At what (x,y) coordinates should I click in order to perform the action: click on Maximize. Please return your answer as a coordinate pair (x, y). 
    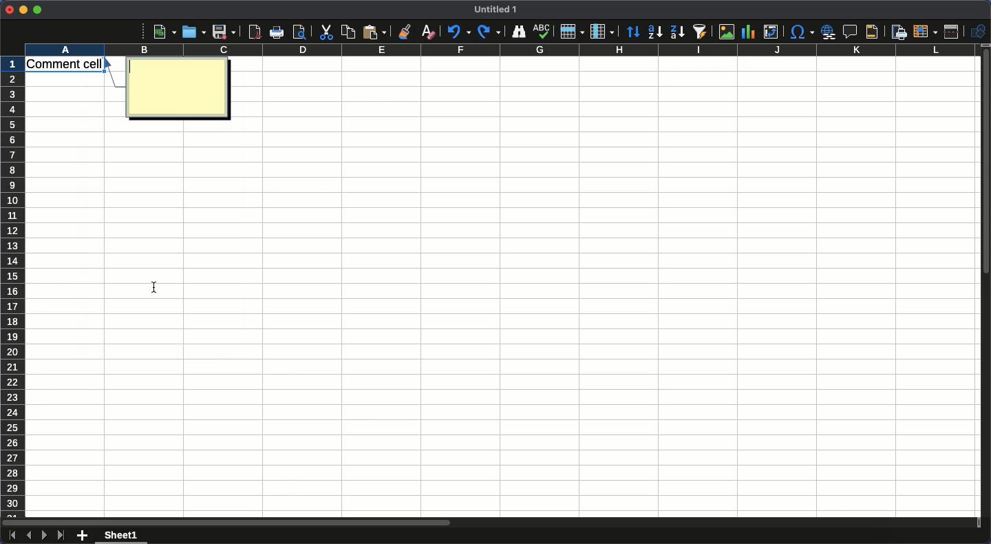
    Looking at the image, I should click on (40, 10).